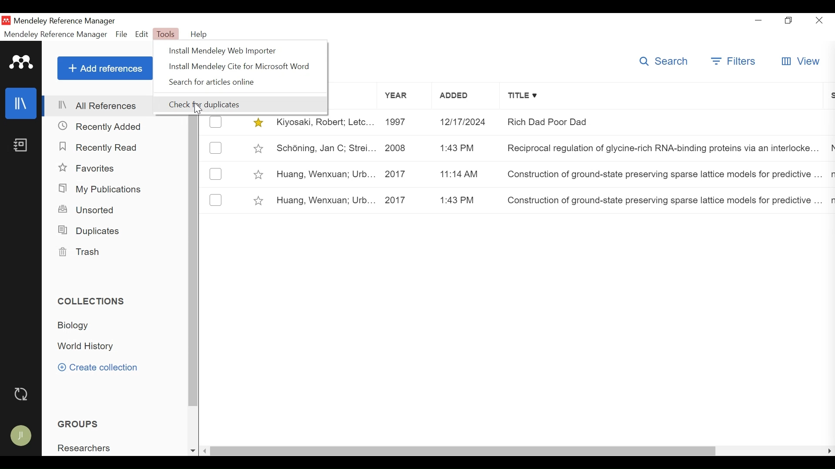 This screenshot has height=469, width=835. Describe the element at coordinates (246, 67) in the screenshot. I see `Install Mendeley Cite for Microsoft Word` at that location.